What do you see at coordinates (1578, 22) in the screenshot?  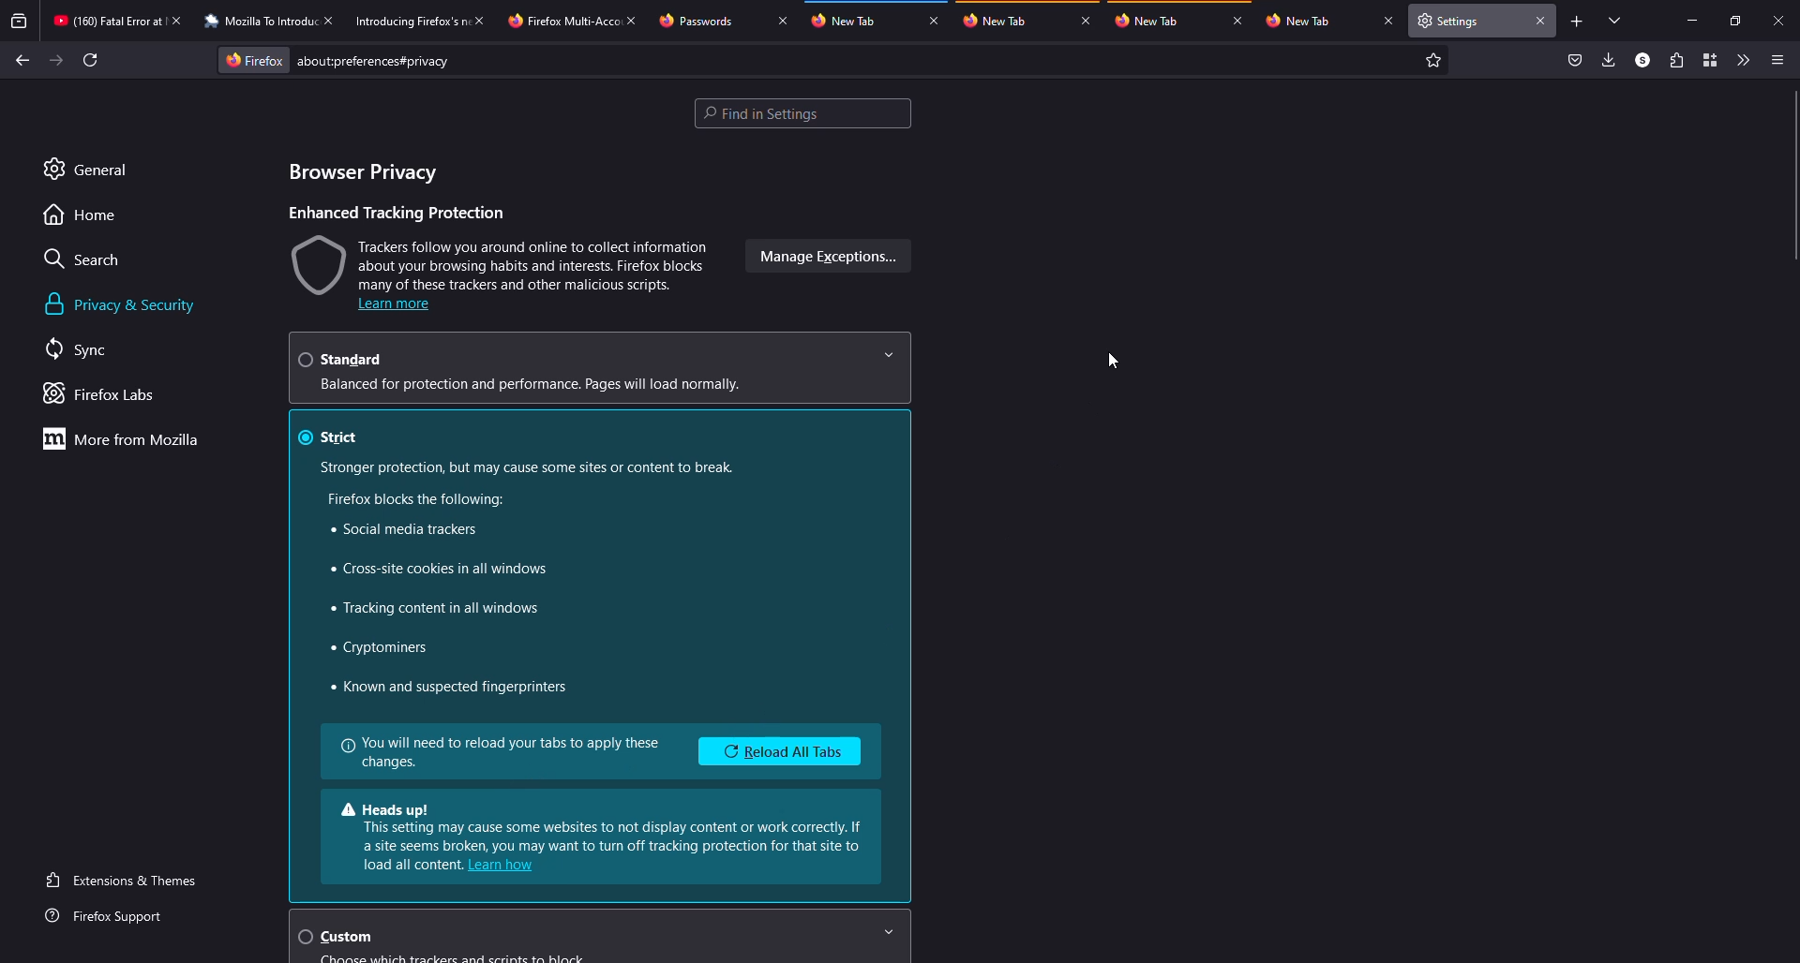 I see `add tab` at bounding box center [1578, 22].